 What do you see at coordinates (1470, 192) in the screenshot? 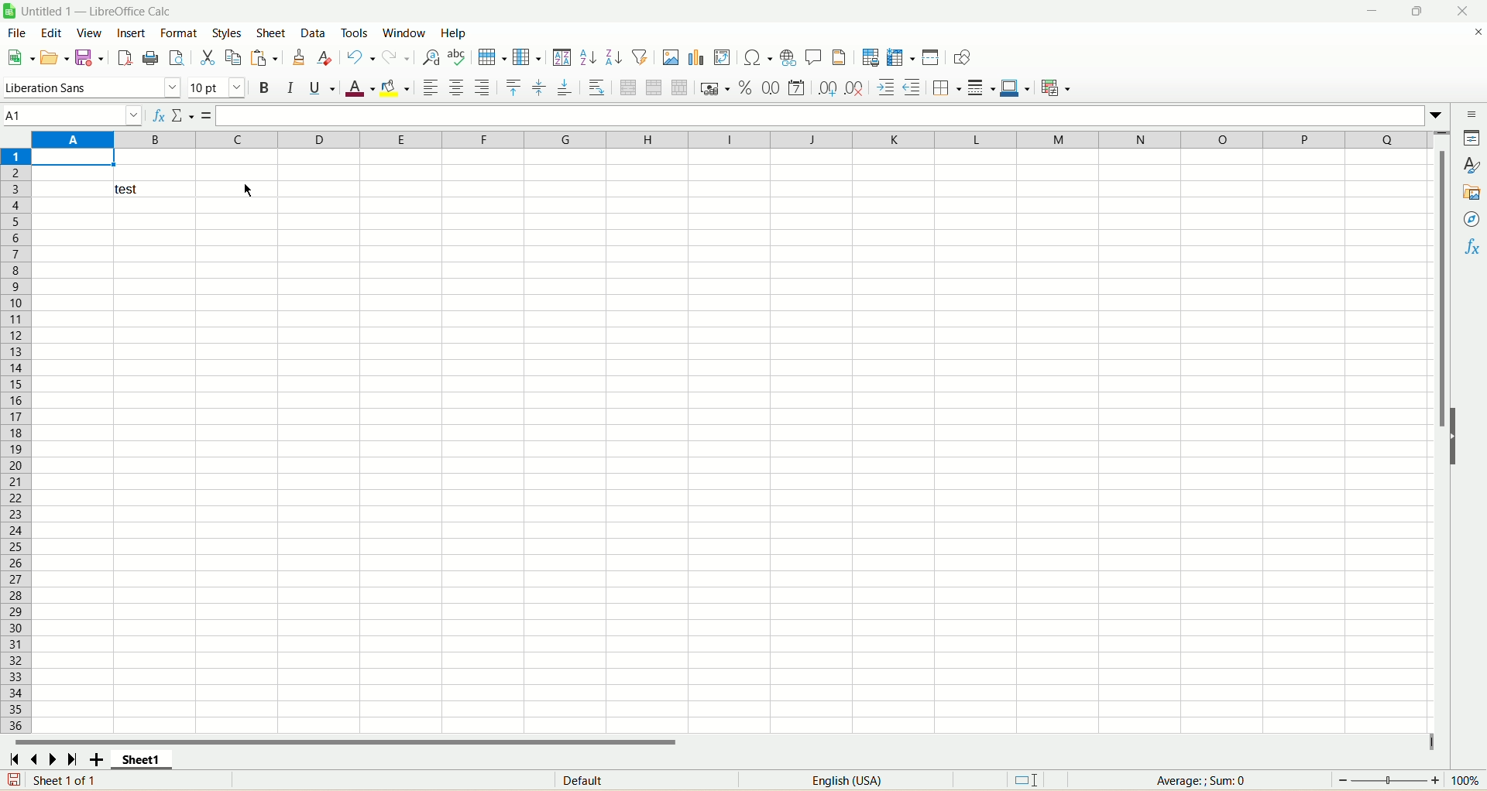
I see `gallery` at bounding box center [1470, 192].